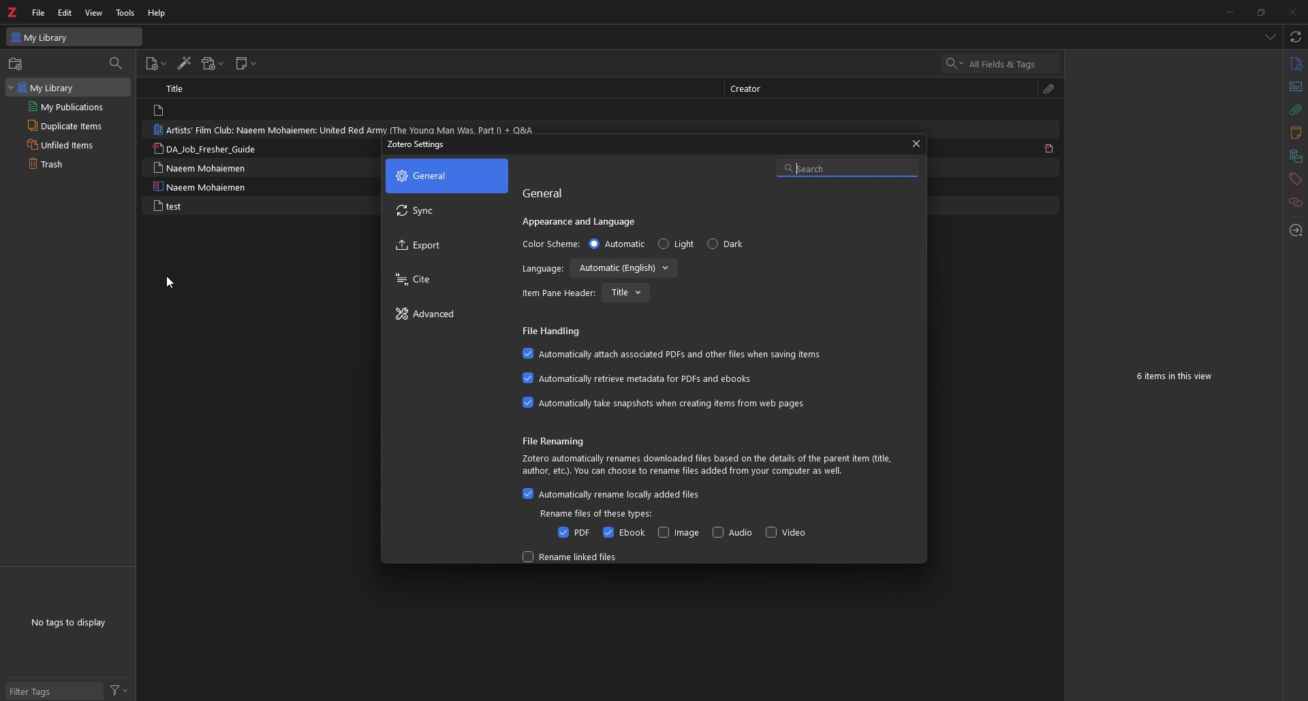 The image size is (1308, 701). What do you see at coordinates (170, 282) in the screenshot?
I see `cursor` at bounding box center [170, 282].